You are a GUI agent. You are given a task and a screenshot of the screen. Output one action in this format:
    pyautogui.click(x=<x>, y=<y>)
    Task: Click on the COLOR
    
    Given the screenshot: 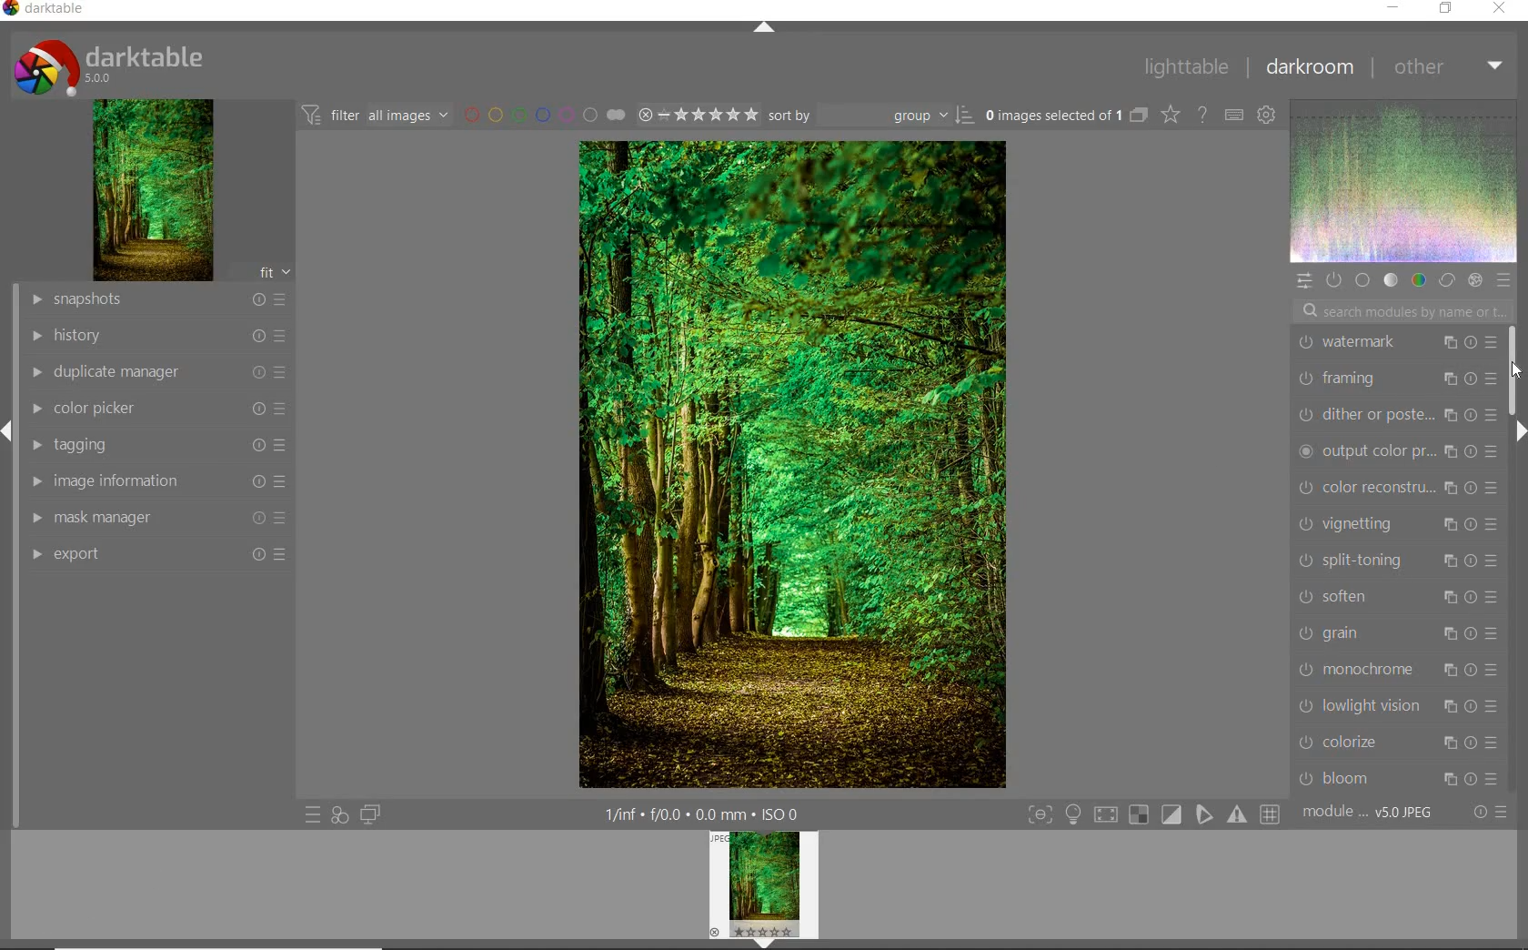 What is the action you would take?
    pyautogui.click(x=1421, y=280)
    